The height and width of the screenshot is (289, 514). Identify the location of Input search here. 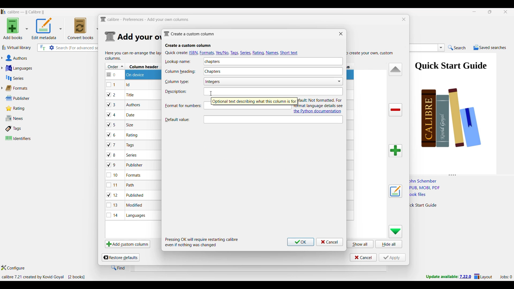
(78, 48).